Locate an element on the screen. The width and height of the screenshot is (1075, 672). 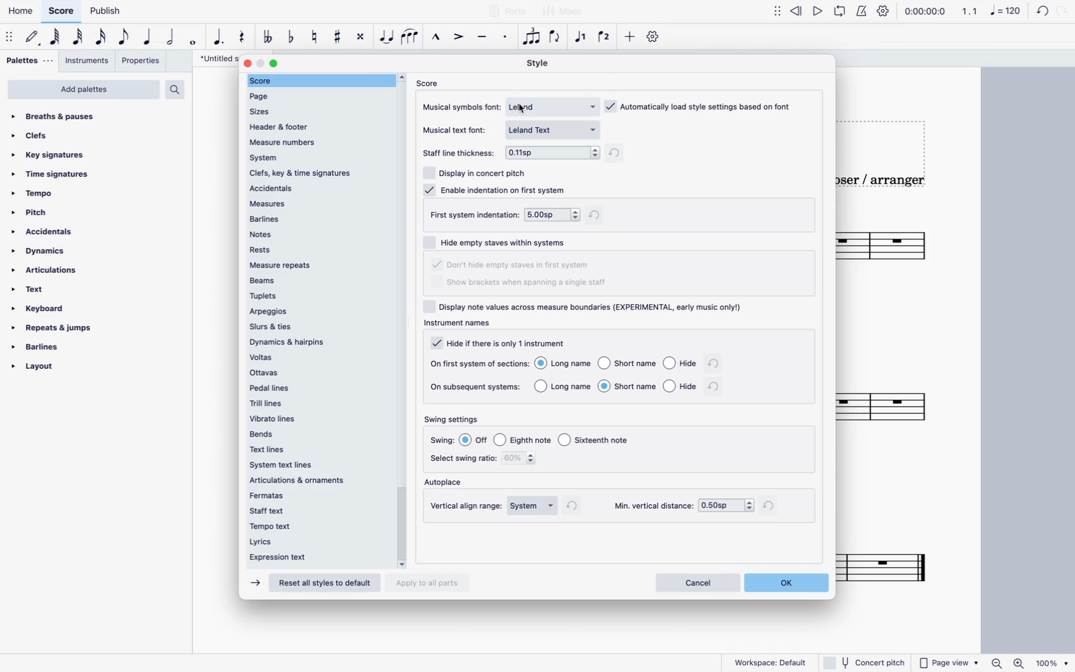
composer / arranger is located at coordinates (892, 181).